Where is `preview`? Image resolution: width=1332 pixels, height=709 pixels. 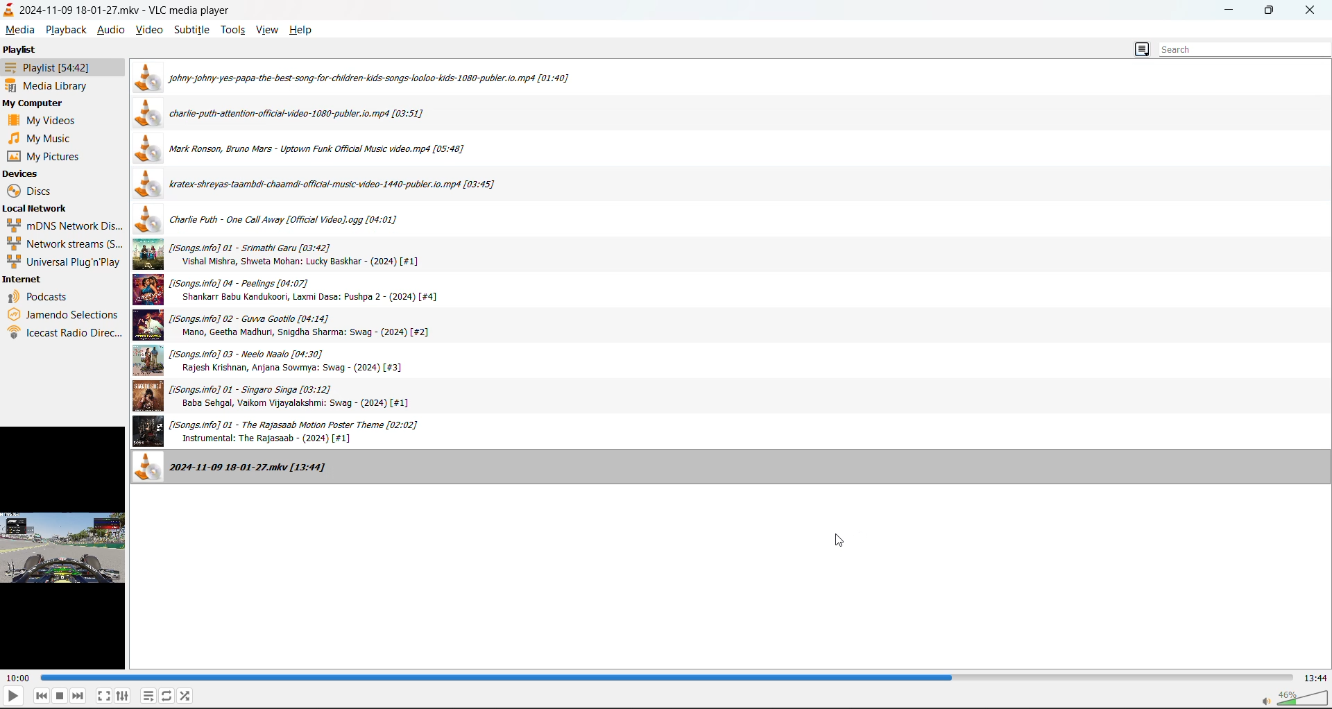
preview is located at coordinates (65, 548).